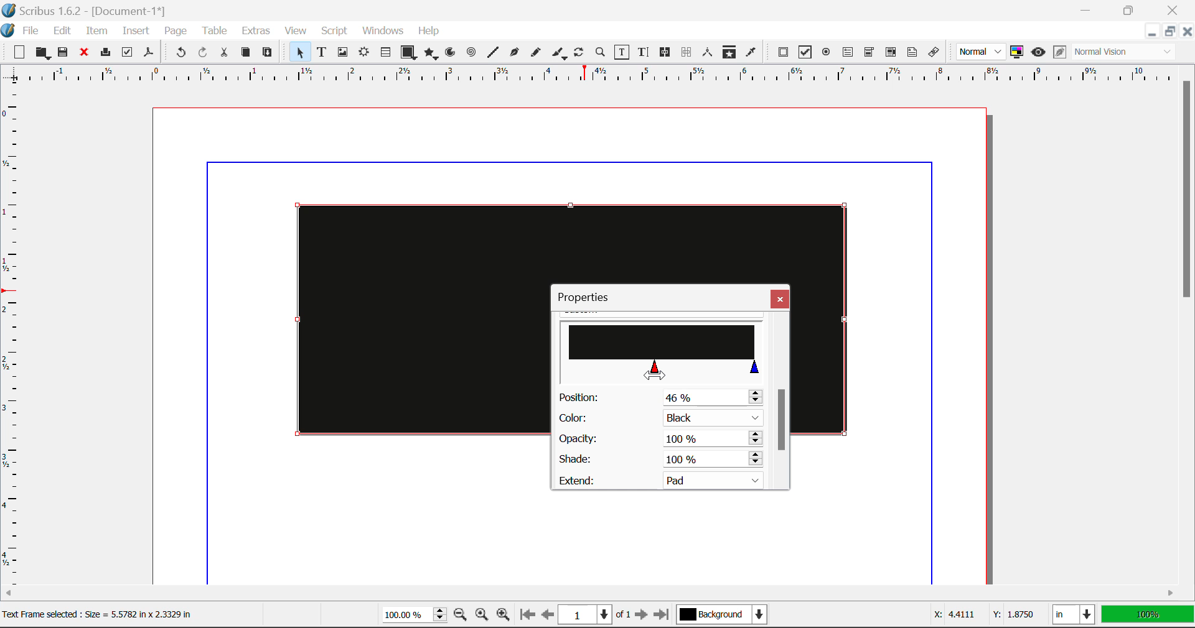 Image resolution: width=1195 pixels, height=628 pixels. I want to click on Toggle Color Management, so click(1017, 52).